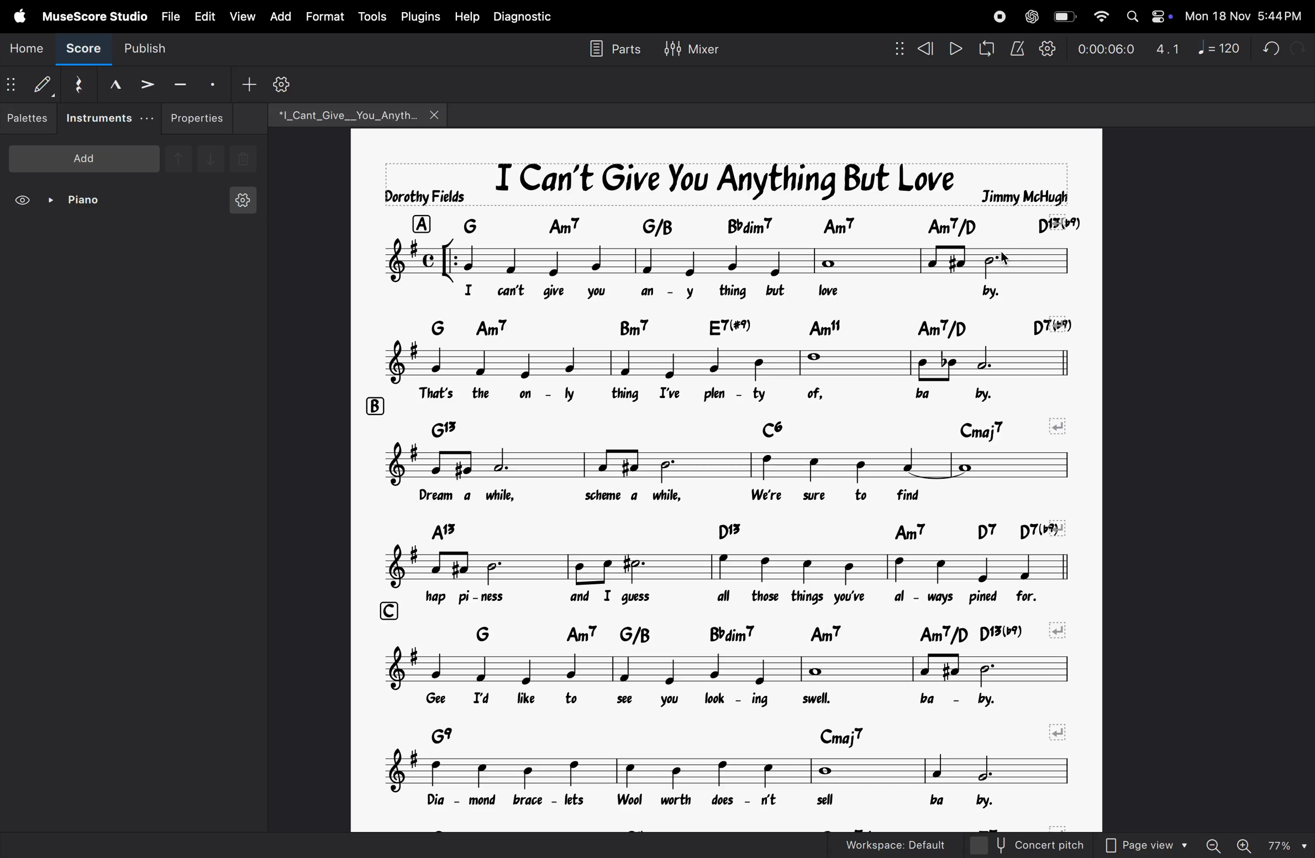 The image size is (1315, 858). I want to click on lyrics, so click(725, 597).